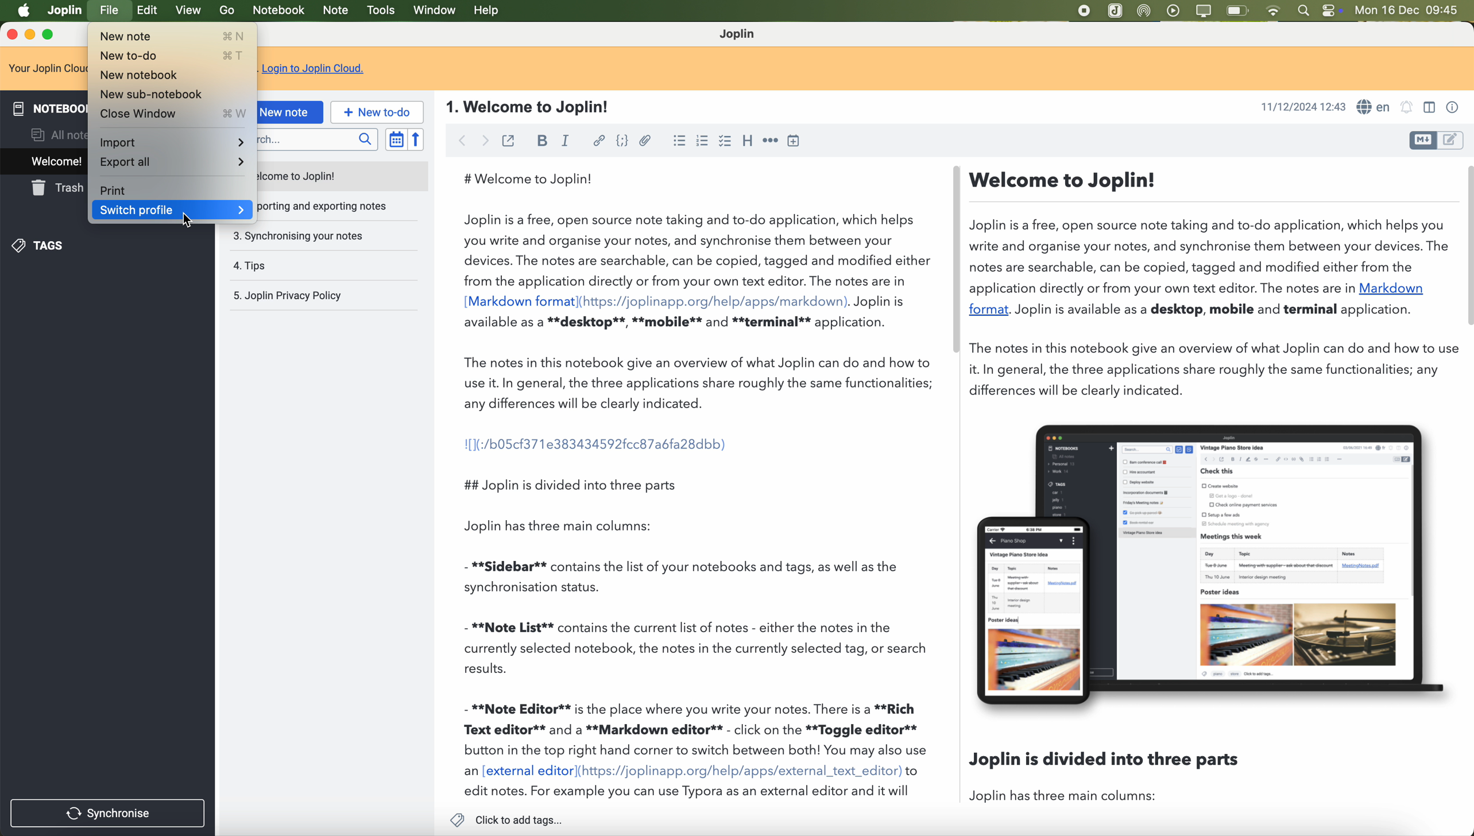  Describe the element at coordinates (171, 188) in the screenshot. I see `Print` at that location.